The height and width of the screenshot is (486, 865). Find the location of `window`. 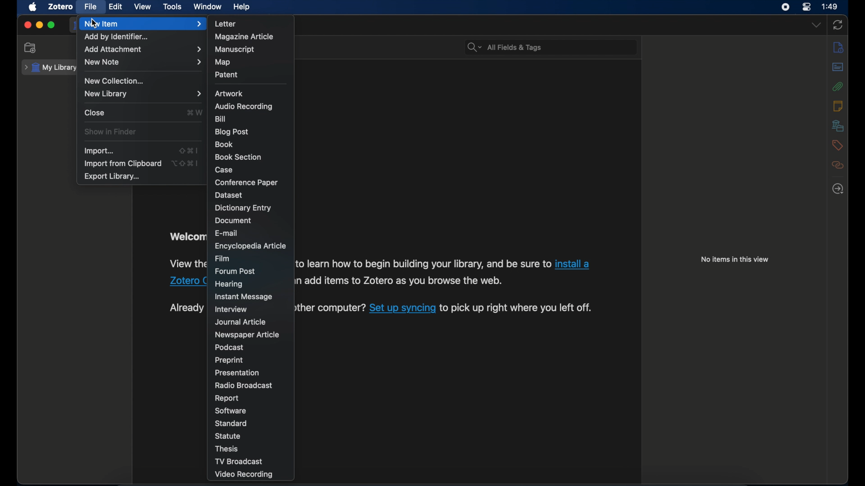

window is located at coordinates (208, 6).